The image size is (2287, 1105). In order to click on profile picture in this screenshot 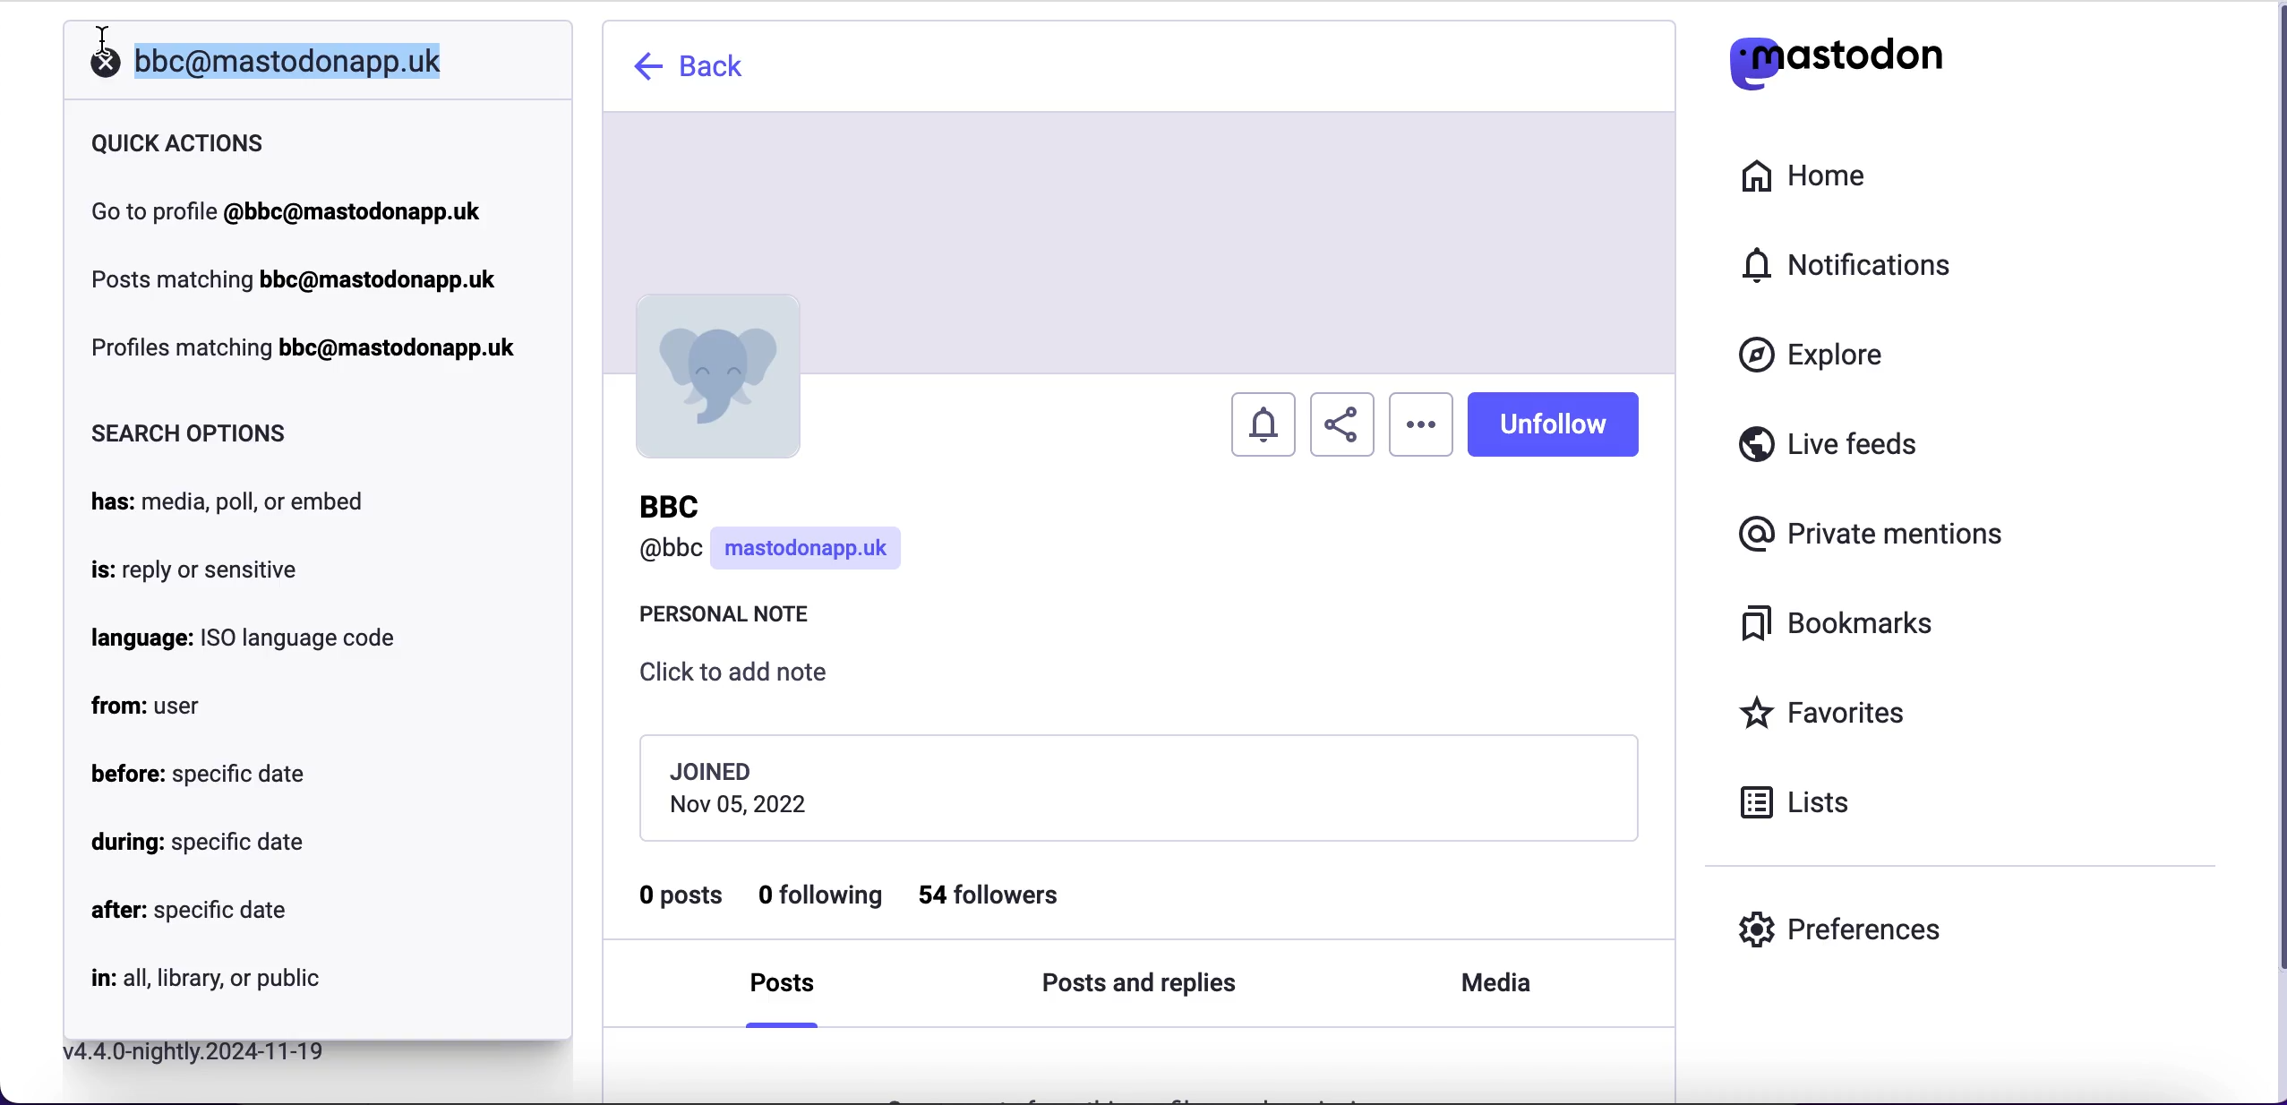, I will do `click(715, 376)`.